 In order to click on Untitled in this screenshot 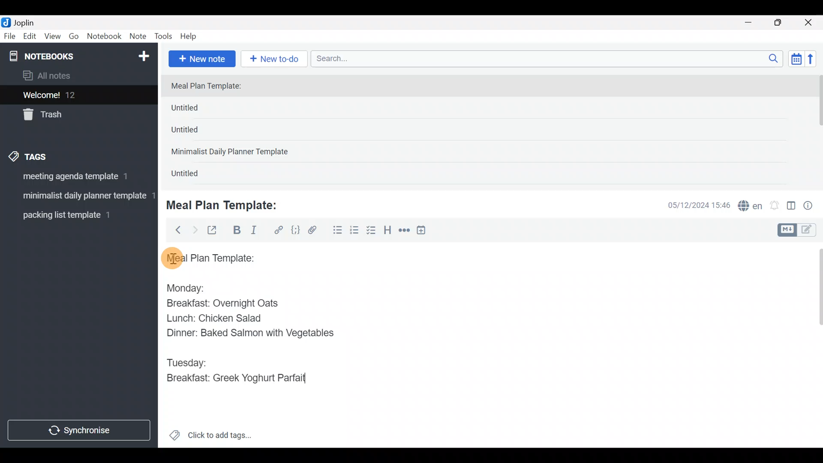, I will do `click(195, 175)`.